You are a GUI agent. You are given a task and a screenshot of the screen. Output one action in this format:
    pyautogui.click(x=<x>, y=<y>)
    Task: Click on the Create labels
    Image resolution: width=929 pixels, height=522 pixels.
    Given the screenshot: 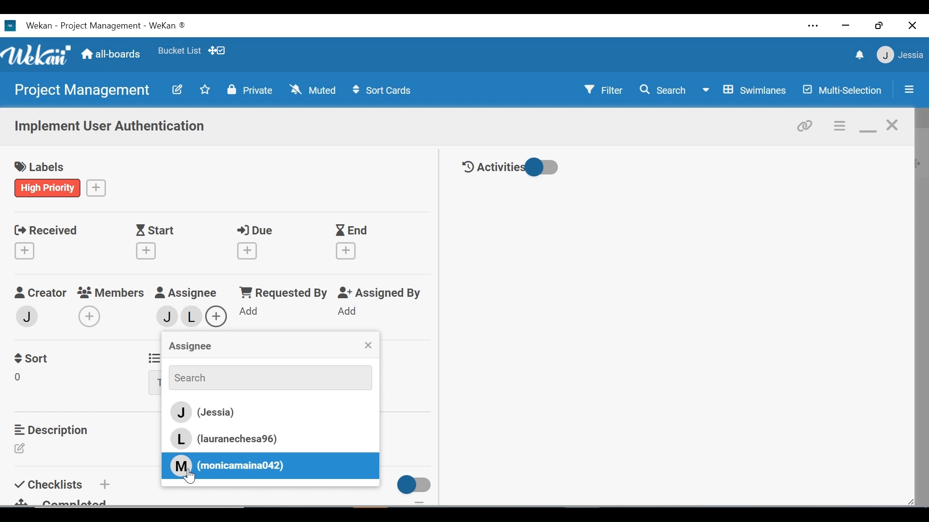 What is the action you would take?
    pyautogui.click(x=96, y=187)
    